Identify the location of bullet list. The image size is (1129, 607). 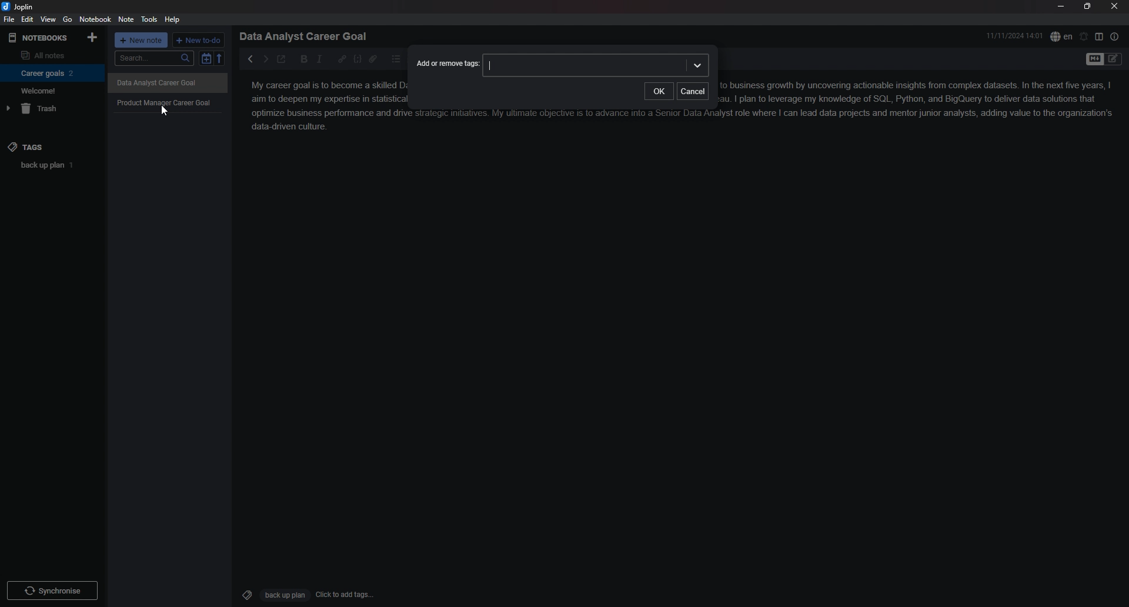
(396, 59).